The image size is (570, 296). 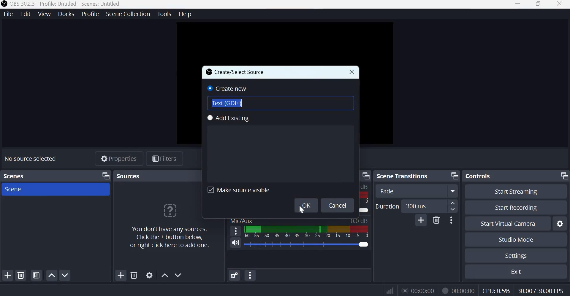 I want to click on close, so click(x=352, y=72).